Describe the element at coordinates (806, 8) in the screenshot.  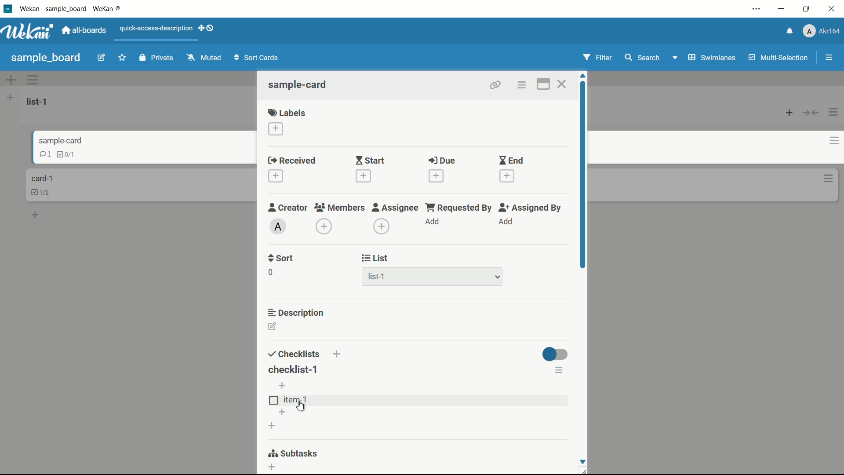
I see `maximize` at that location.